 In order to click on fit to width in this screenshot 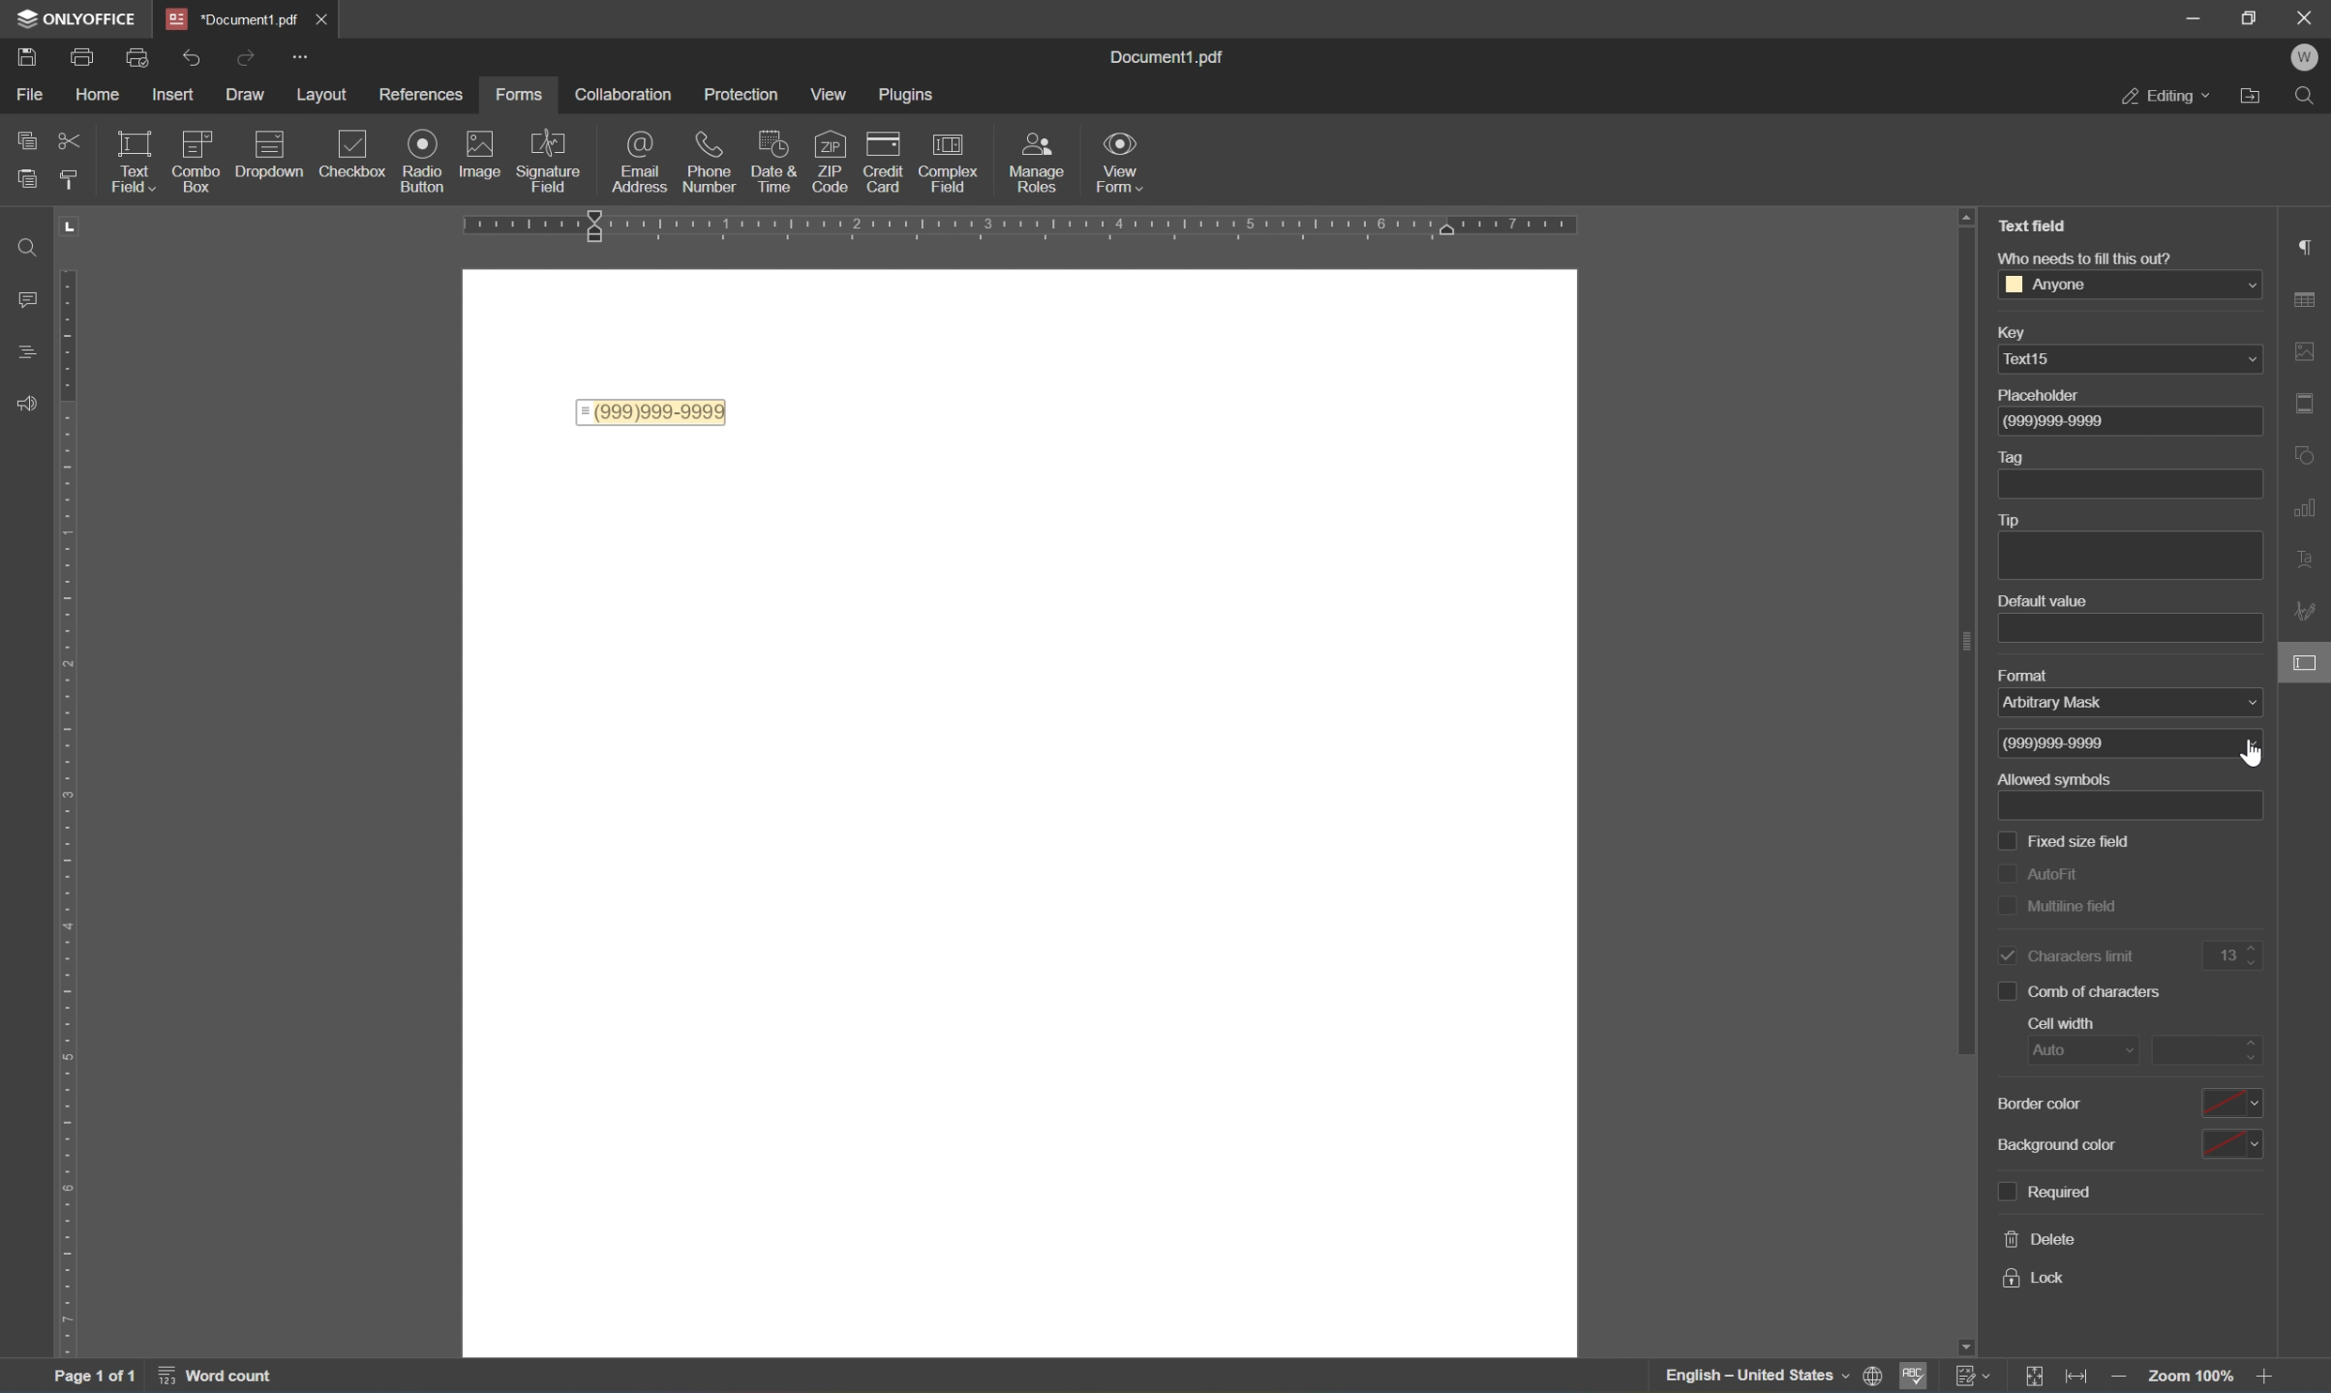, I will do `click(2077, 1375)`.